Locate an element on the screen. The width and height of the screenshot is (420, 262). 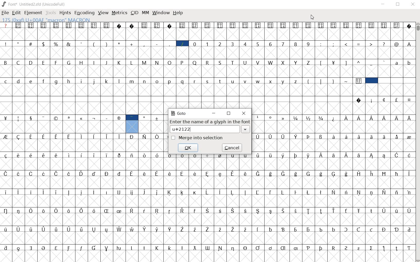
CID is located at coordinates (134, 14).